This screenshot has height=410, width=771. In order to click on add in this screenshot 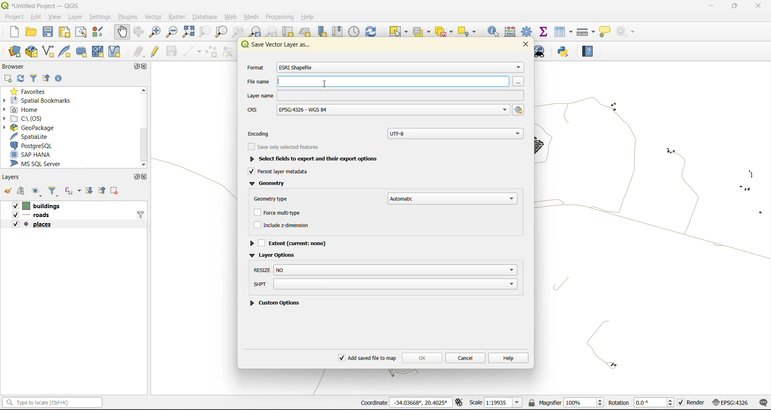, I will do `click(9, 79)`.